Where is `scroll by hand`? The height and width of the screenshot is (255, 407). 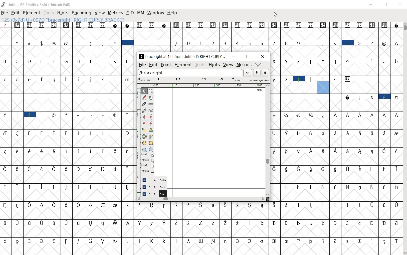
scroll by hand is located at coordinates (151, 98).